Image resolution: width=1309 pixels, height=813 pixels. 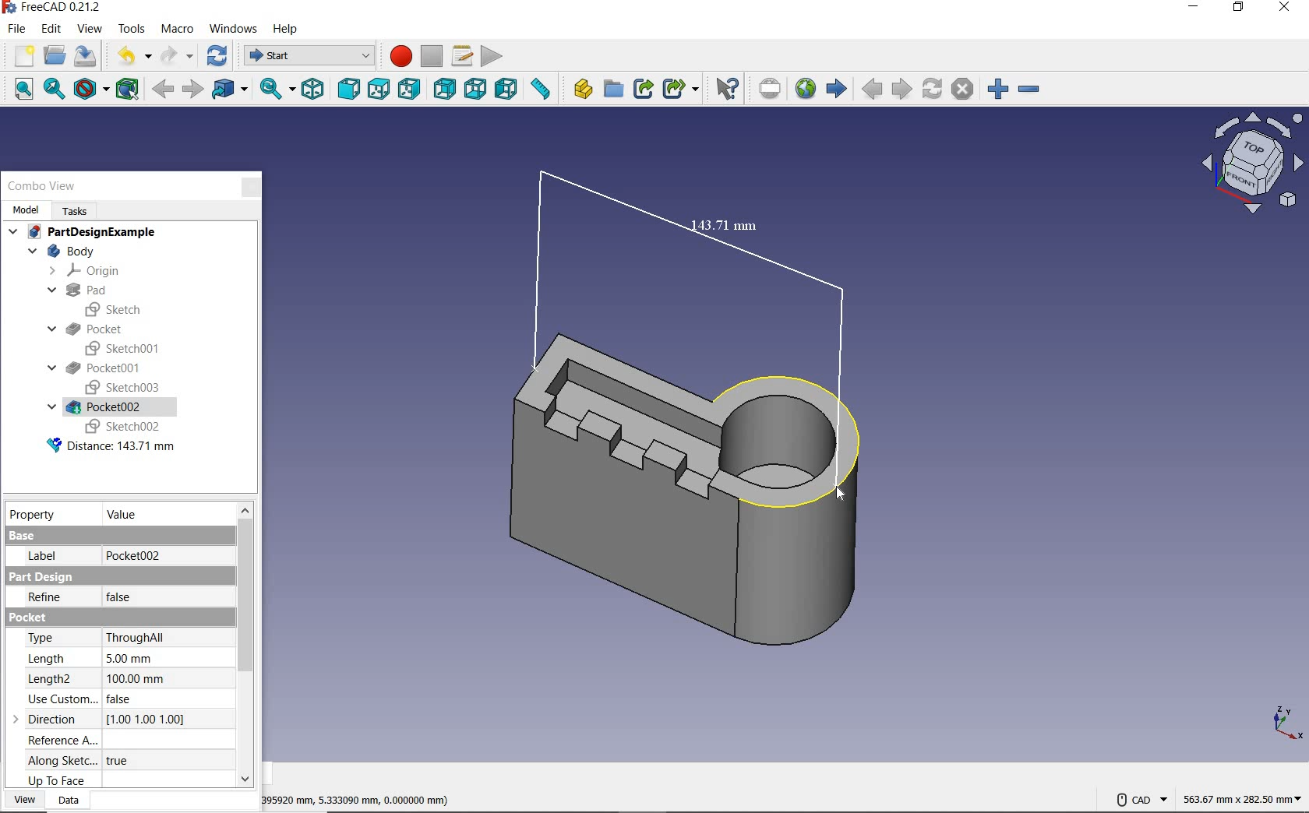 What do you see at coordinates (1284, 723) in the screenshot?
I see `x, y, z axis` at bounding box center [1284, 723].